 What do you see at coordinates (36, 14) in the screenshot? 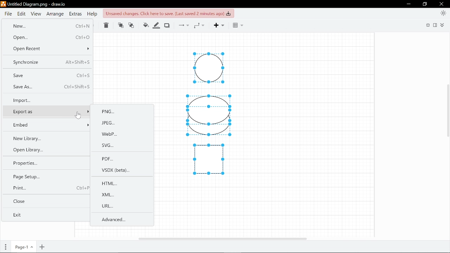
I see `View` at bounding box center [36, 14].